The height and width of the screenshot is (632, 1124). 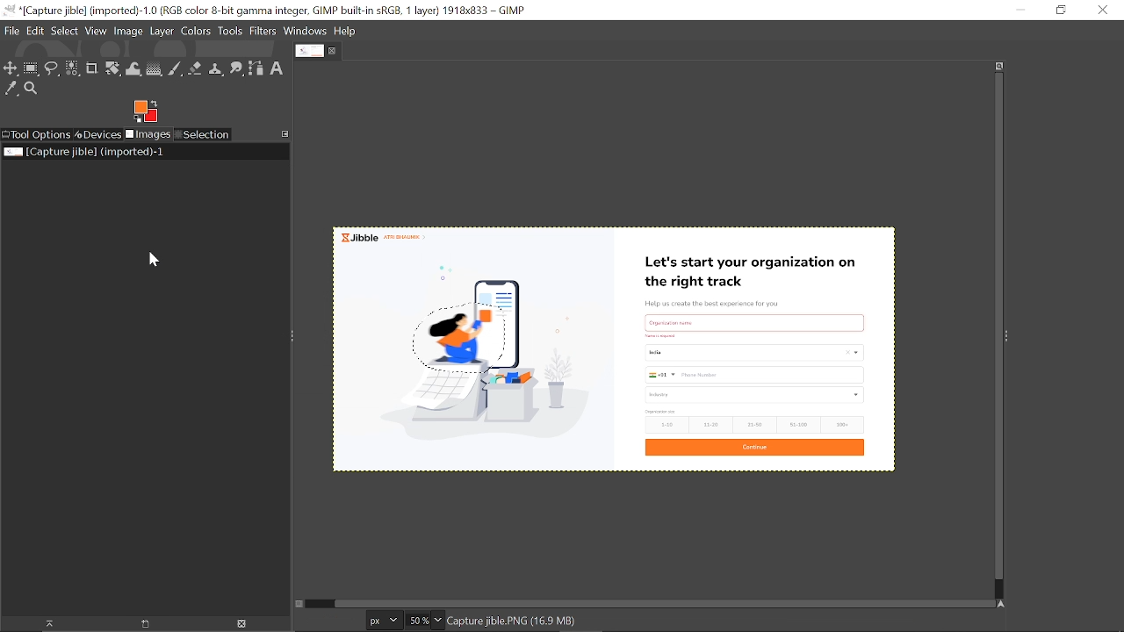 What do you see at coordinates (36, 135) in the screenshot?
I see `Tool options` at bounding box center [36, 135].